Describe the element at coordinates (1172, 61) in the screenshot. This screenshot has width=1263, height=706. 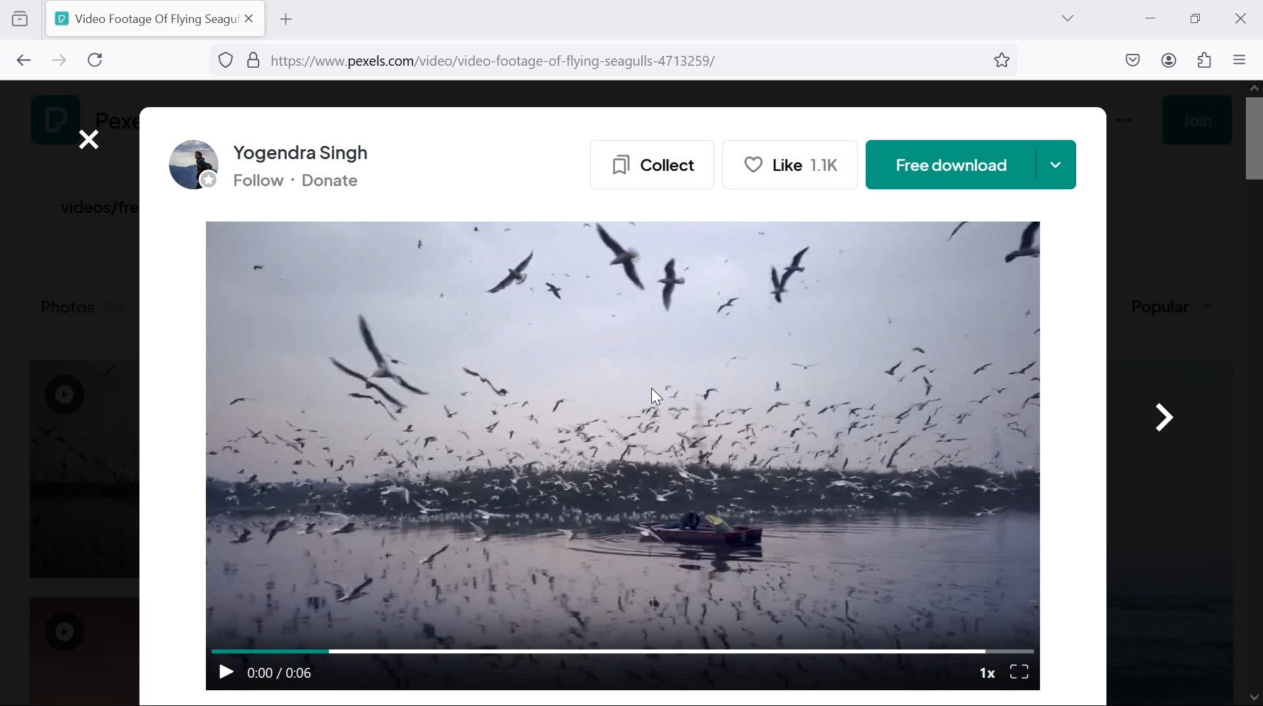
I see `account` at that location.